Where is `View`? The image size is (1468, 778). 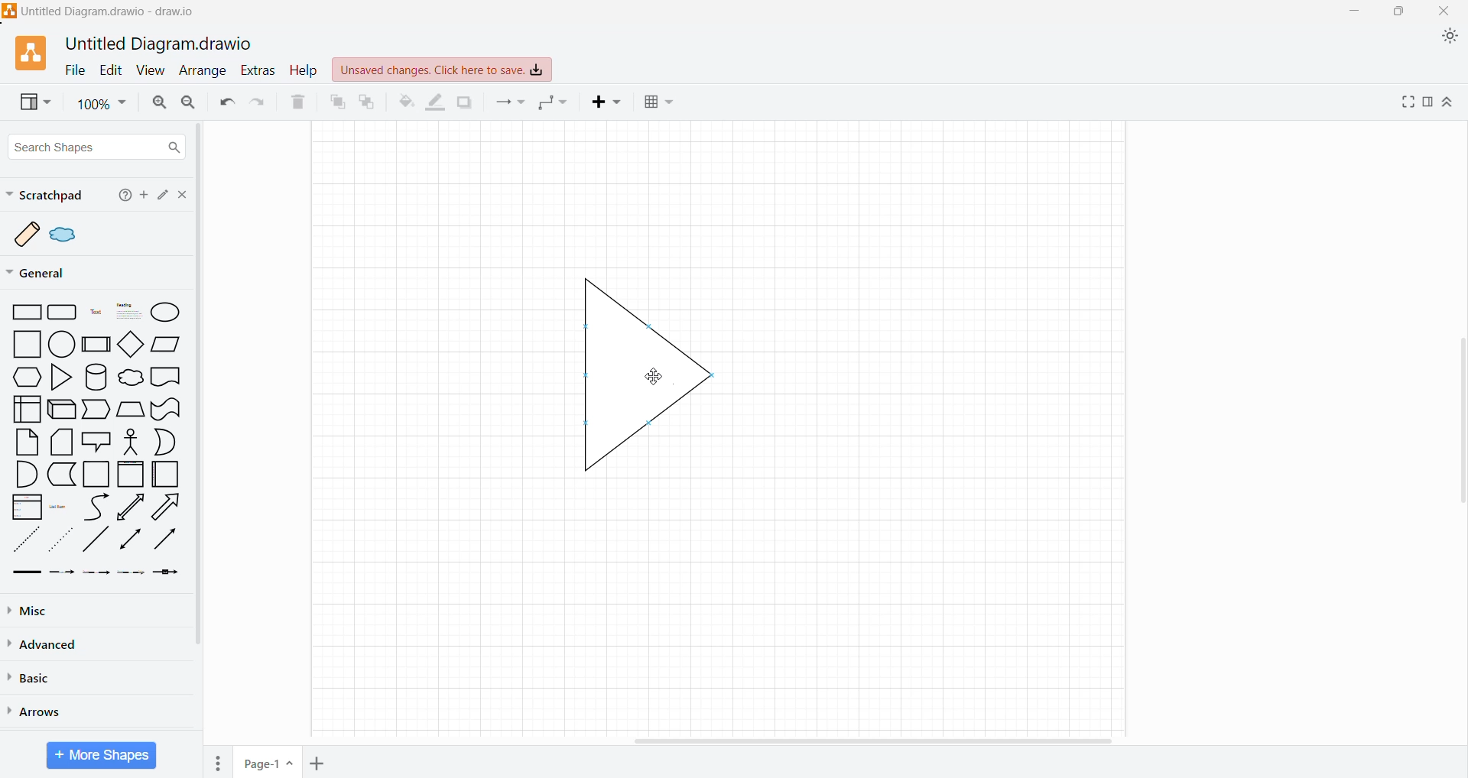
View is located at coordinates (151, 70).